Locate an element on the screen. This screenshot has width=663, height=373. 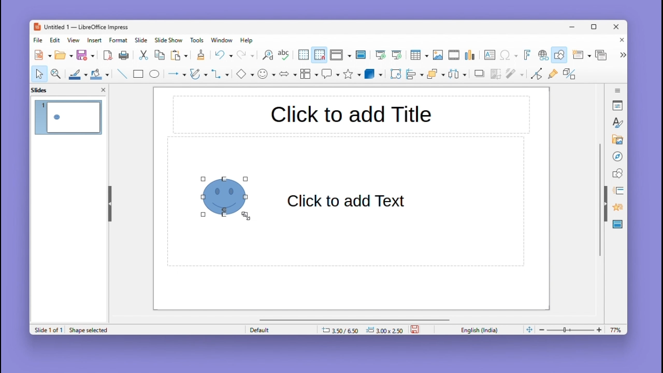
Align is located at coordinates (414, 74).